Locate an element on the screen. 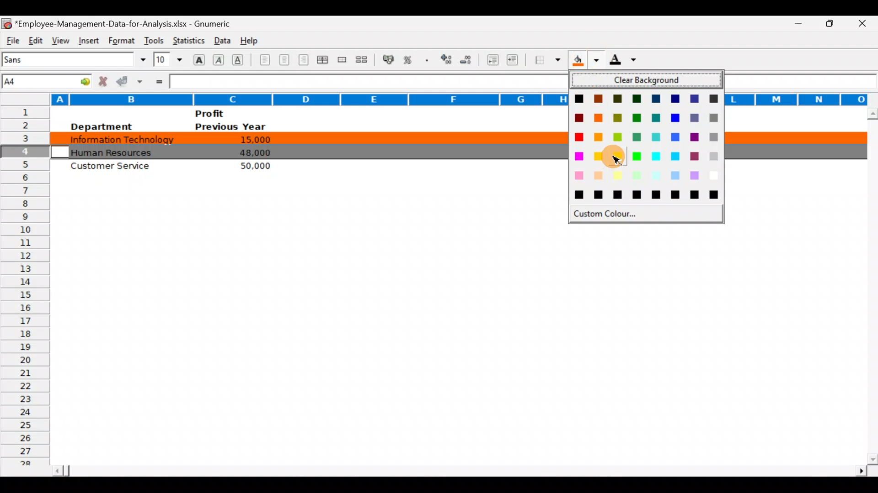 The image size is (878, 493). Align right is located at coordinates (305, 60).